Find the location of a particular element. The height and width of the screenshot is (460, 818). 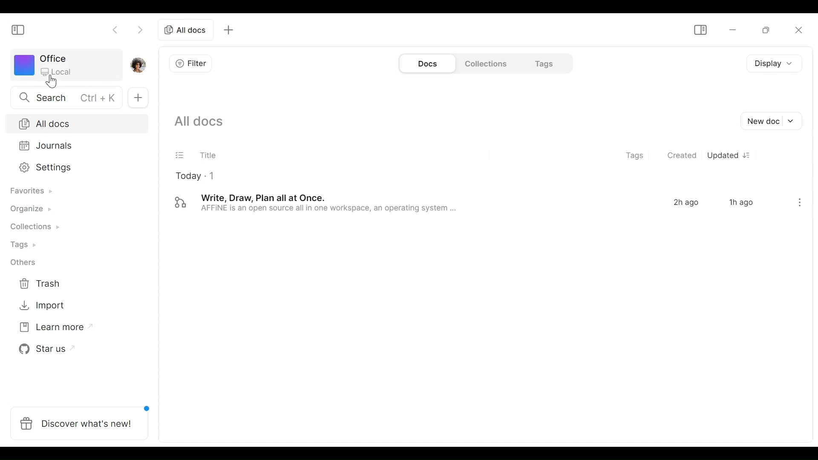

Title is located at coordinates (207, 155).